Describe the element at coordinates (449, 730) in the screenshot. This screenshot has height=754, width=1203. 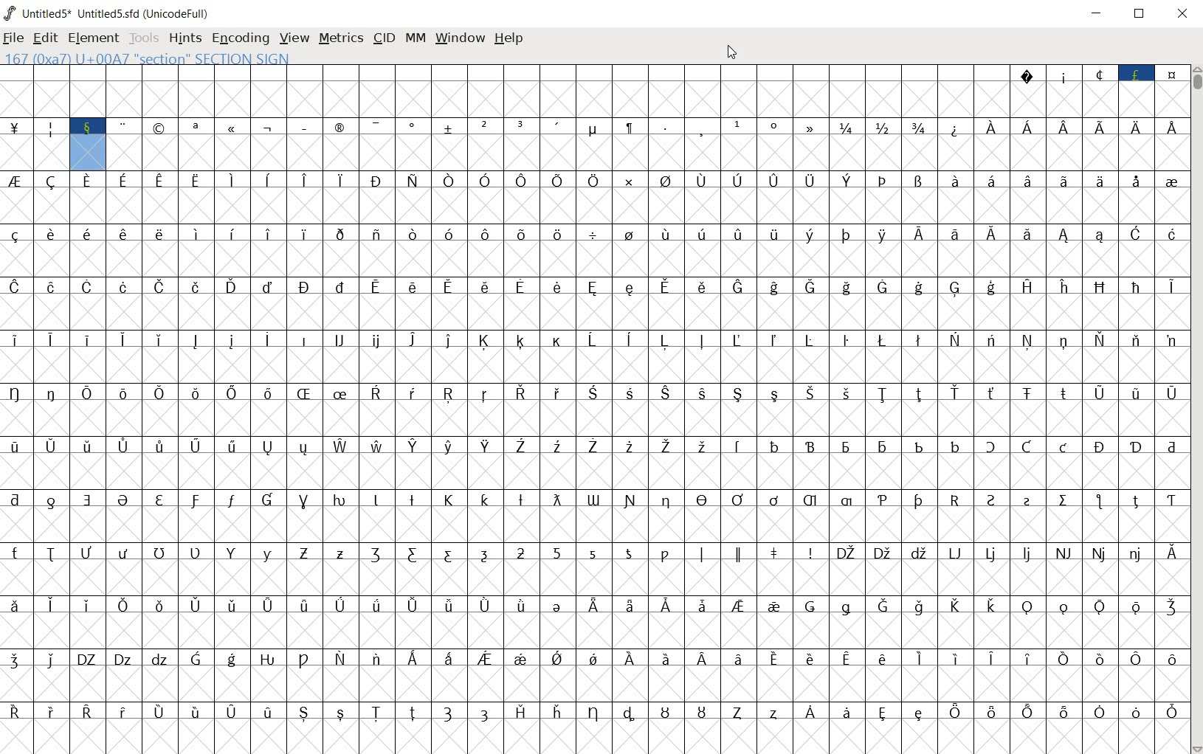
I see `special alphabets` at that location.